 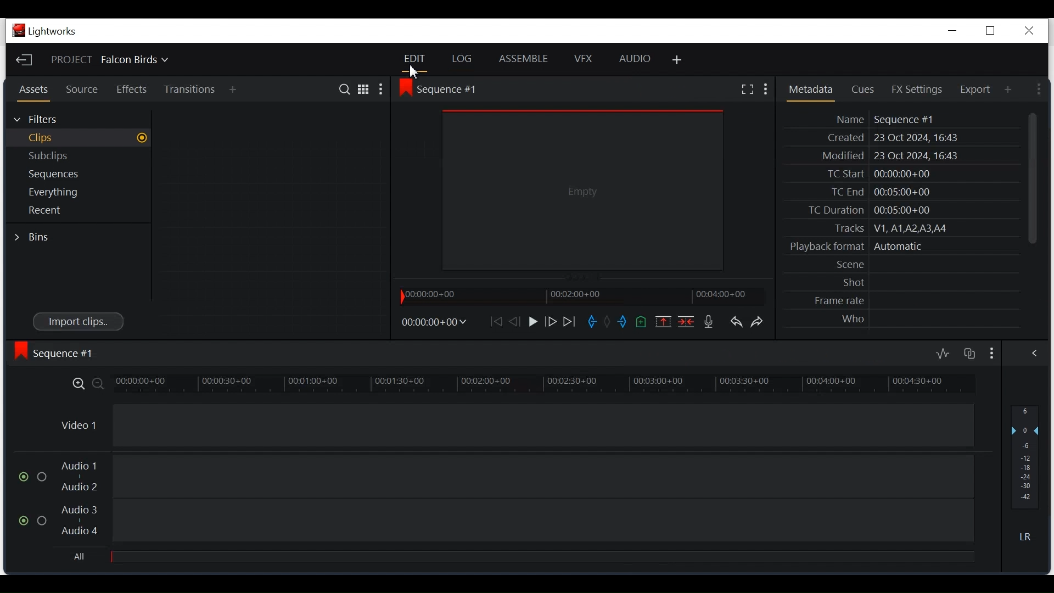 What do you see at coordinates (879, 191) in the screenshot?
I see `TC End 00:05:00+00` at bounding box center [879, 191].